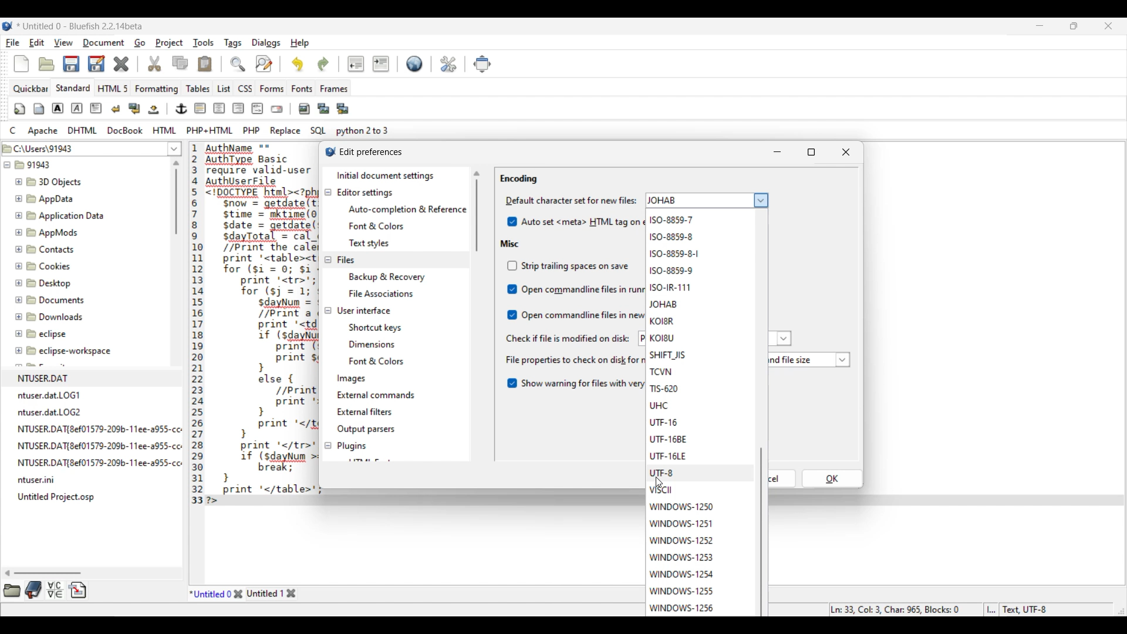  What do you see at coordinates (407, 227) in the screenshot?
I see `Editor setting options` at bounding box center [407, 227].